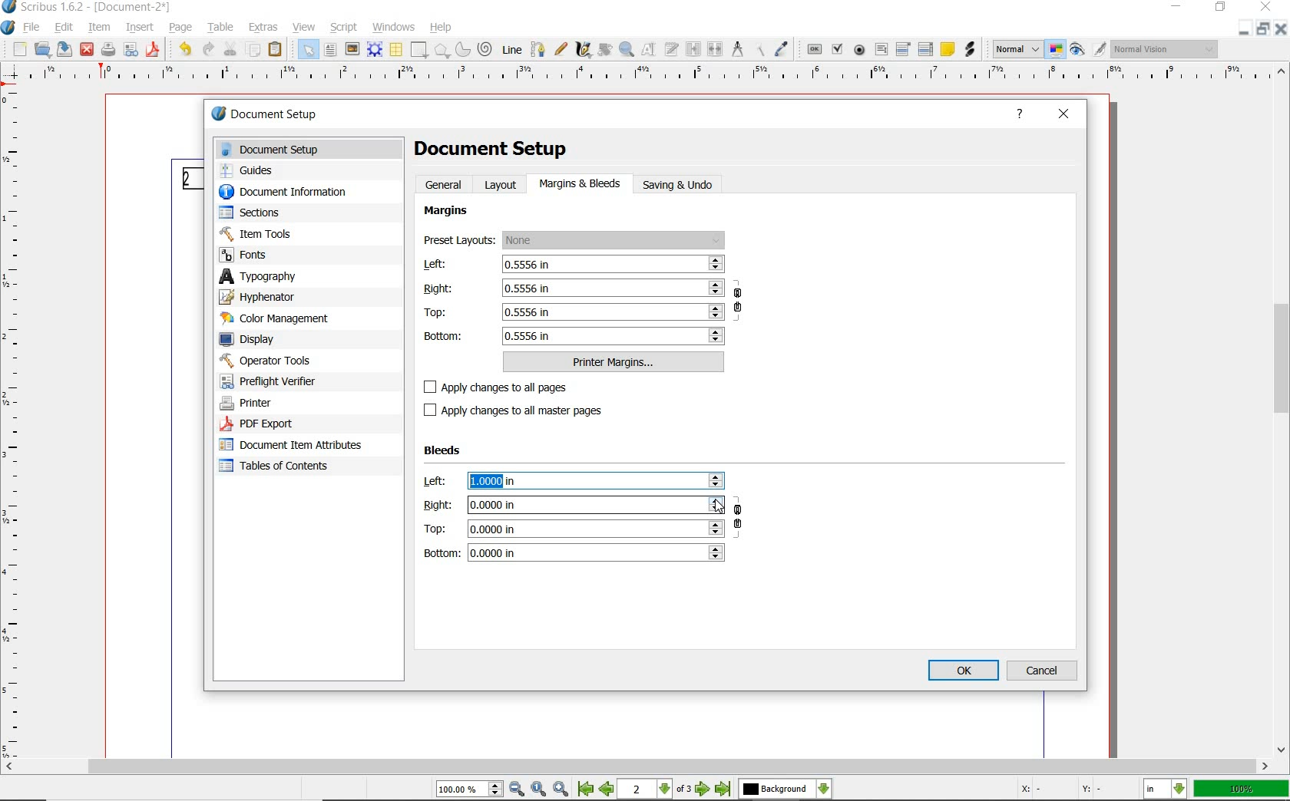 The height and width of the screenshot is (801, 1290). Describe the element at coordinates (650, 50) in the screenshot. I see `edit contents of frame` at that location.